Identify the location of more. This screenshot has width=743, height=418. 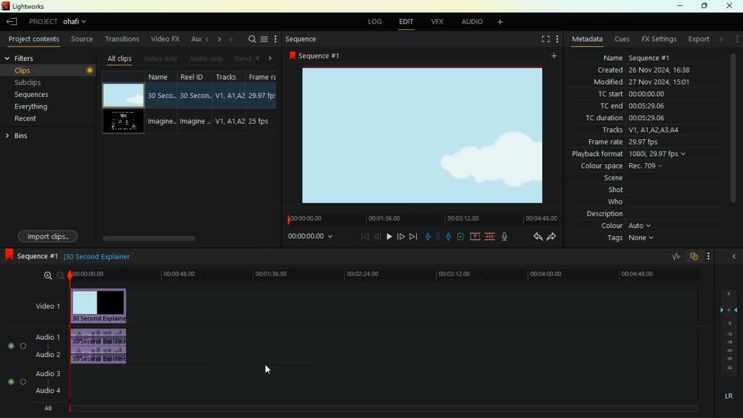
(709, 255).